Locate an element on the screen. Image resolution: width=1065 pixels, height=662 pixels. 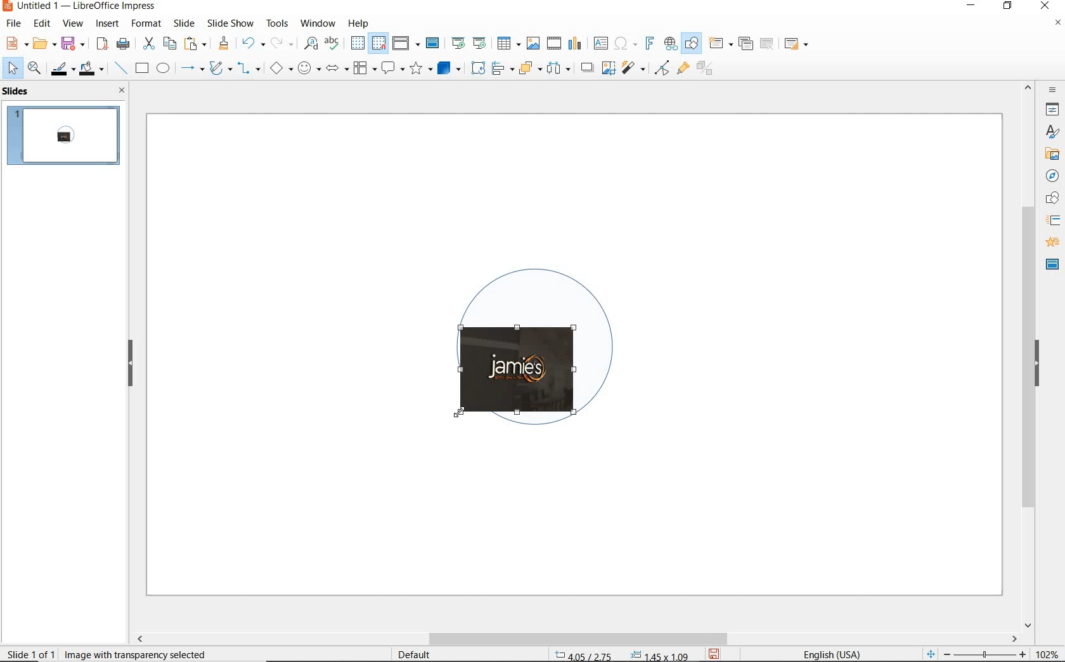
connectors is located at coordinates (249, 70).